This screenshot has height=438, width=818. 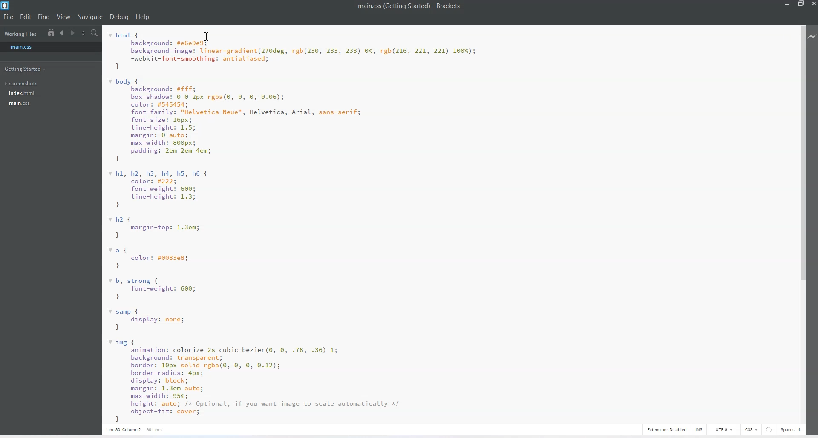 I want to click on Text Cursor, so click(x=207, y=36).